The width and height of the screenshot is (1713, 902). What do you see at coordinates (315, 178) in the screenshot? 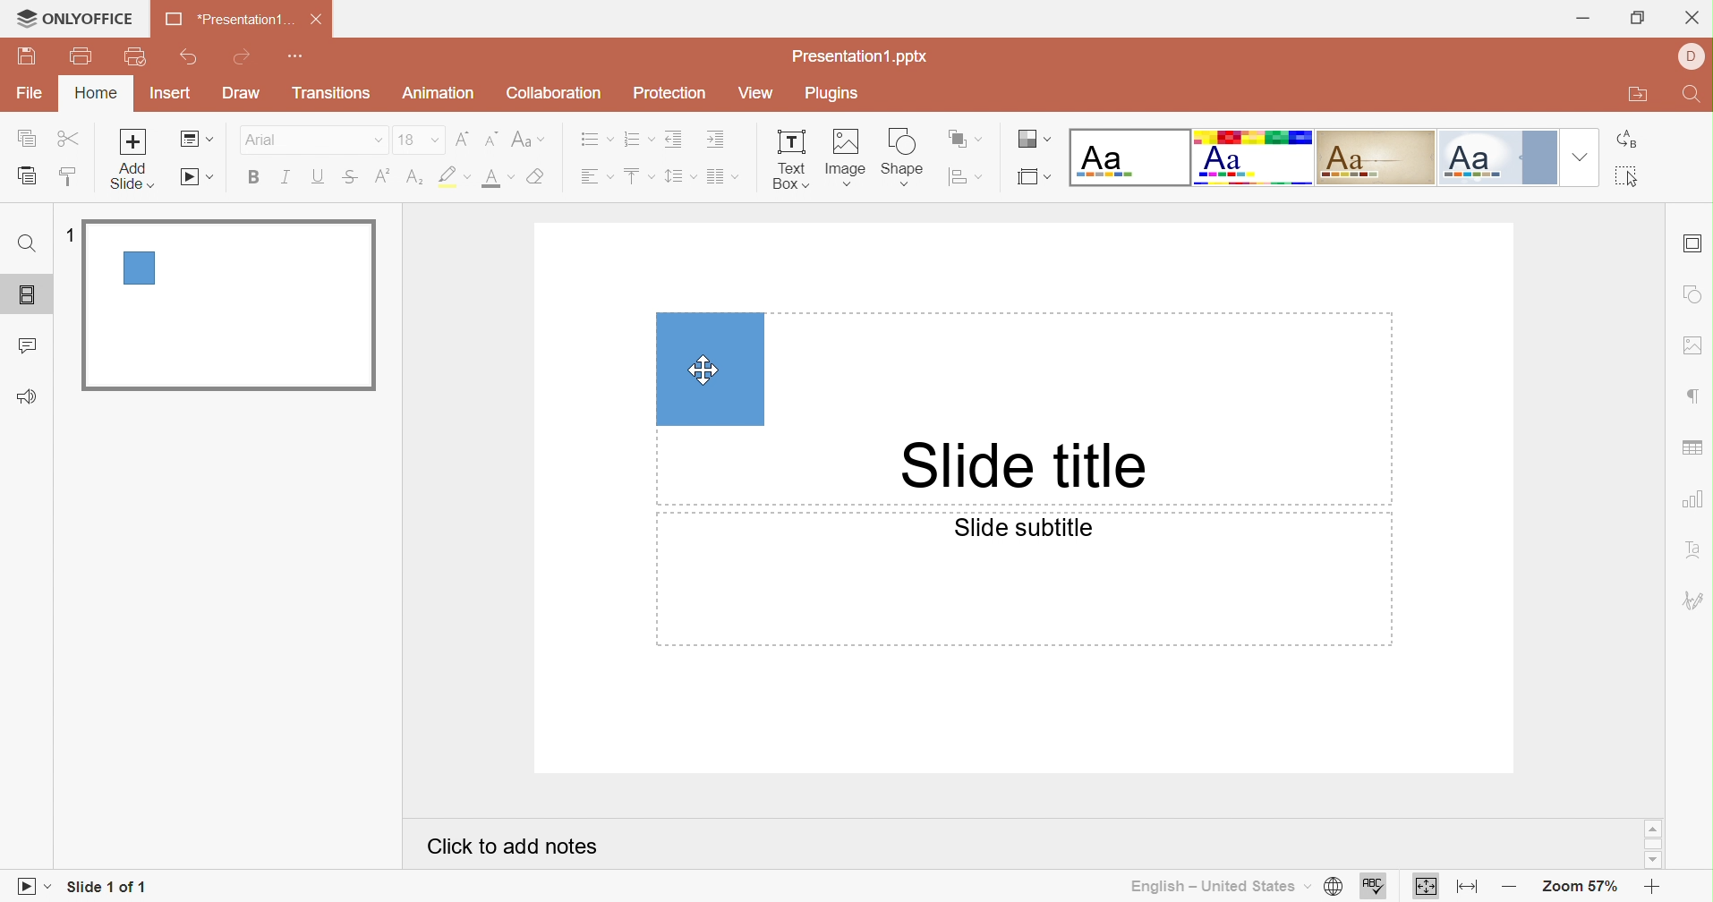
I see `Underline` at bounding box center [315, 178].